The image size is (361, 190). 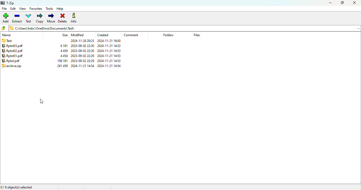 What do you see at coordinates (359, 28) in the screenshot?
I see `dropdown` at bounding box center [359, 28].